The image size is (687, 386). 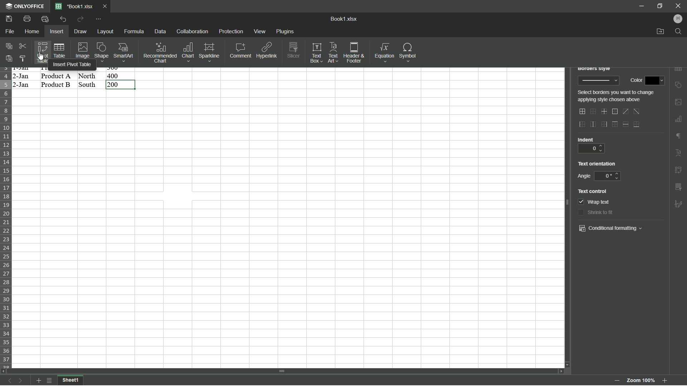 What do you see at coordinates (159, 31) in the screenshot?
I see `Data` at bounding box center [159, 31].